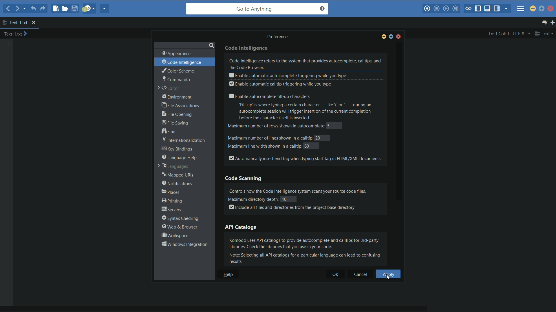 This screenshot has width=556, height=312. Describe the element at coordinates (178, 149) in the screenshot. I see `key bindings` at that location.